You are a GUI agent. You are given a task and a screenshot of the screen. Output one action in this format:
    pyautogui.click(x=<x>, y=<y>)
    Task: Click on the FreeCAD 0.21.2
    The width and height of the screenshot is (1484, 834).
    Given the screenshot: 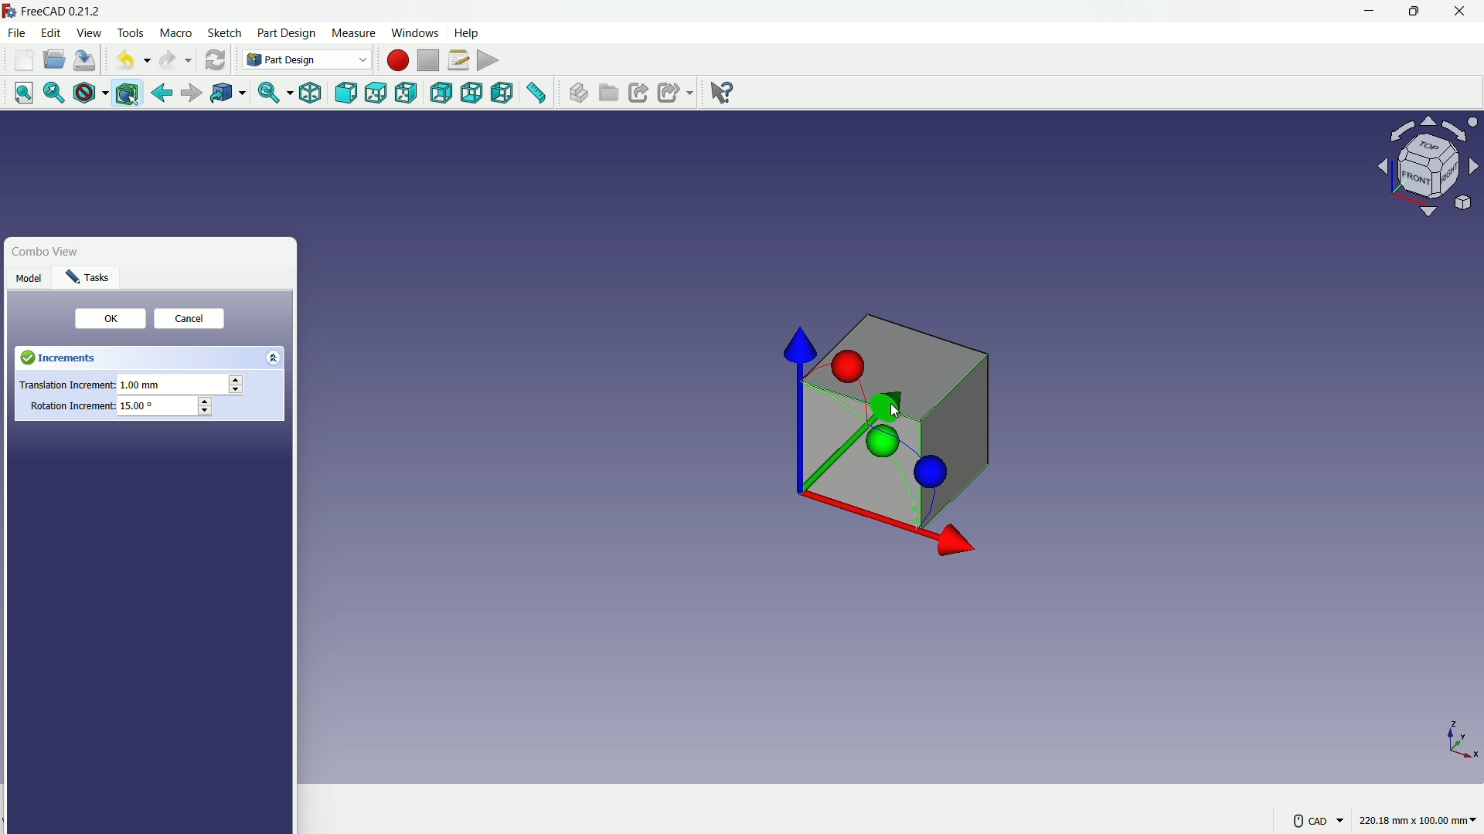 What is the action you would take?
    pyautogui.click(x=54, y=10)
    